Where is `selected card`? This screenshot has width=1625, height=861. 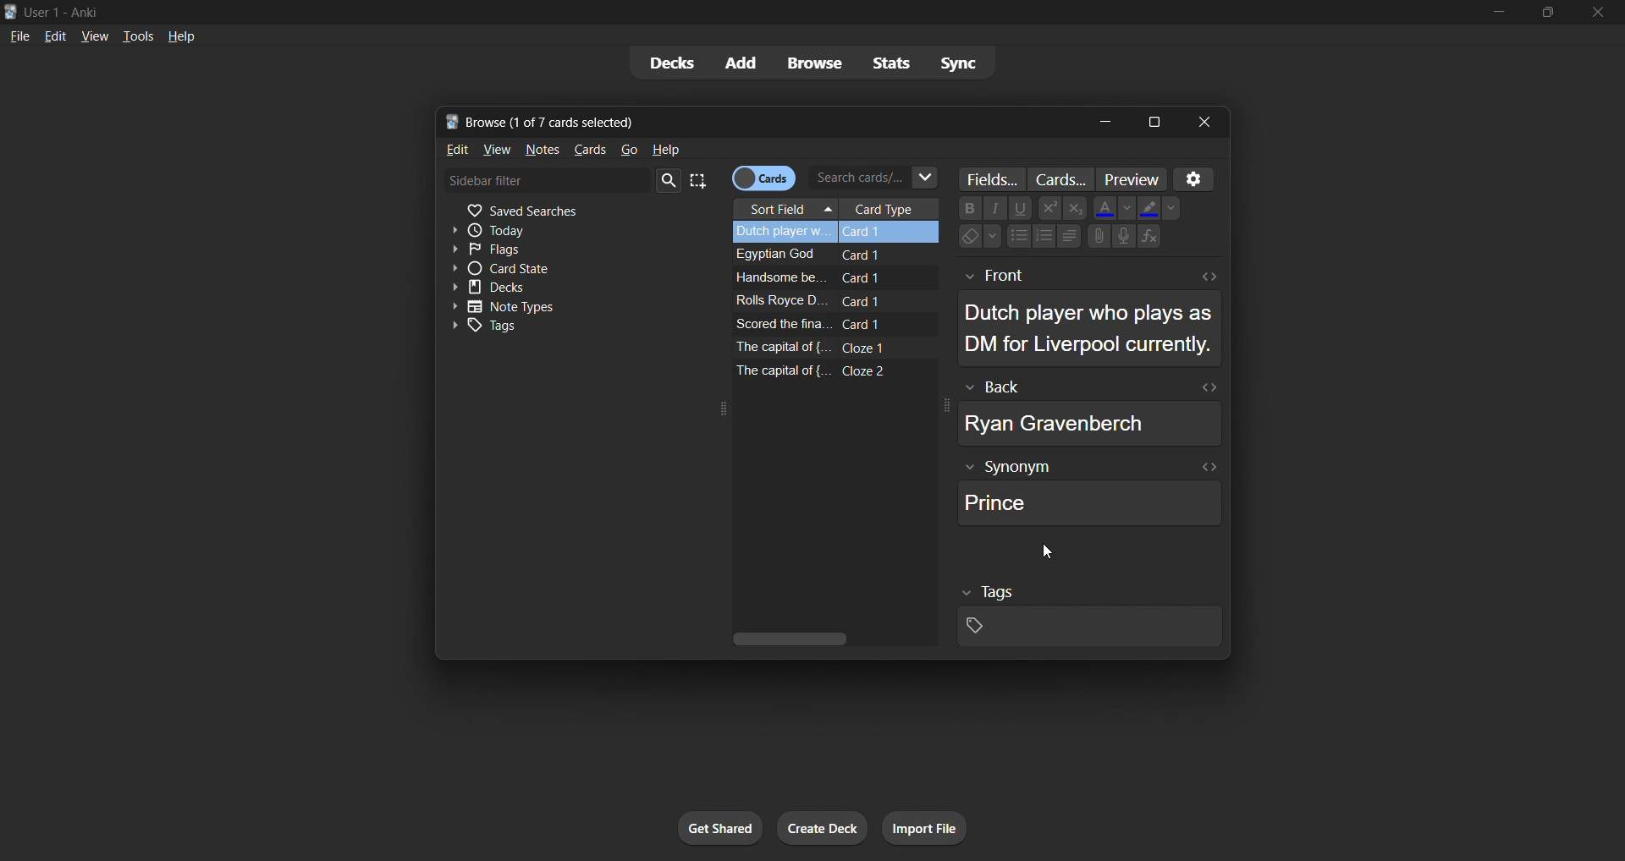 selected card is located at coordinates (835, 233).